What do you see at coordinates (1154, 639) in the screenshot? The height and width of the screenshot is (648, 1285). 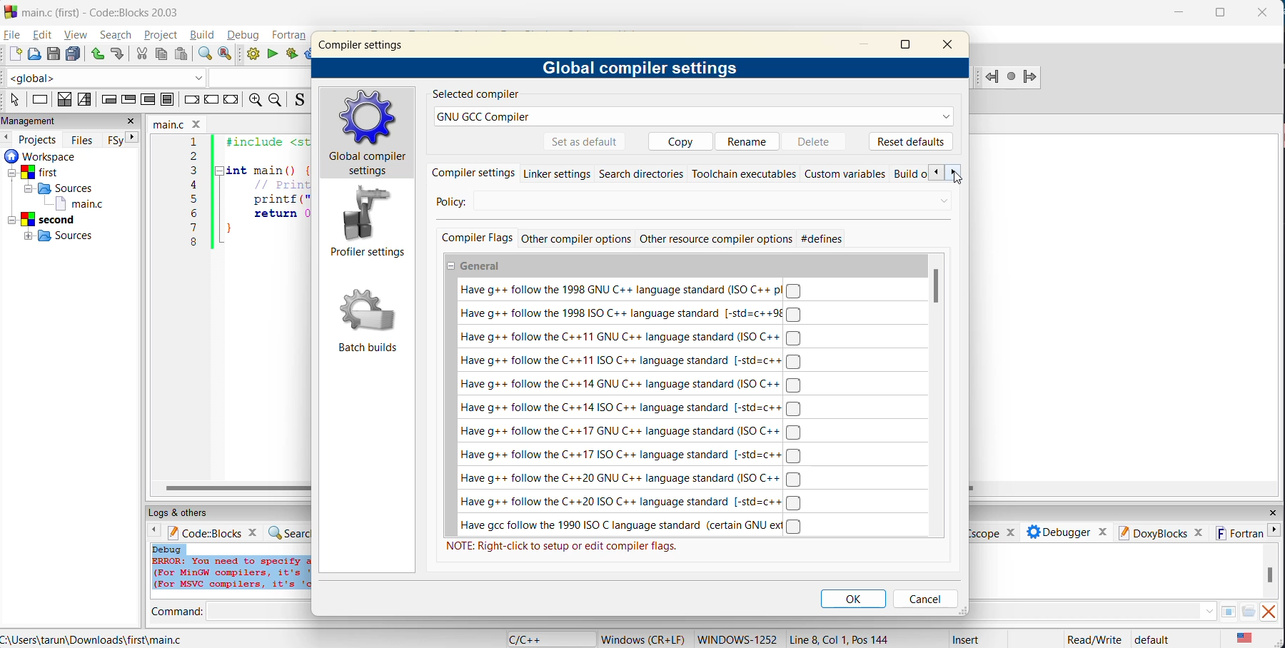 I see `default` at bounding box center [1154, 639].